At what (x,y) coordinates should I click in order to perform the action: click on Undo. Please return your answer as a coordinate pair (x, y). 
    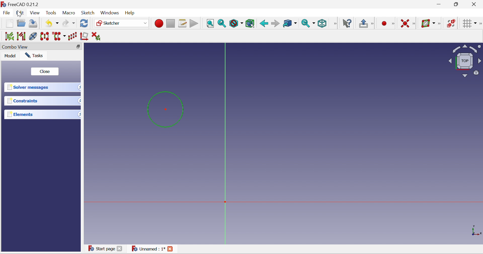
    Looking at the image, I should click on (51, 23).